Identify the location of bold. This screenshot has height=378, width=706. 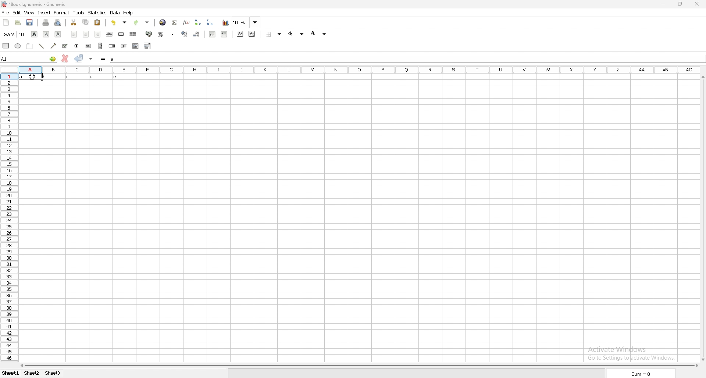
(35, 34).